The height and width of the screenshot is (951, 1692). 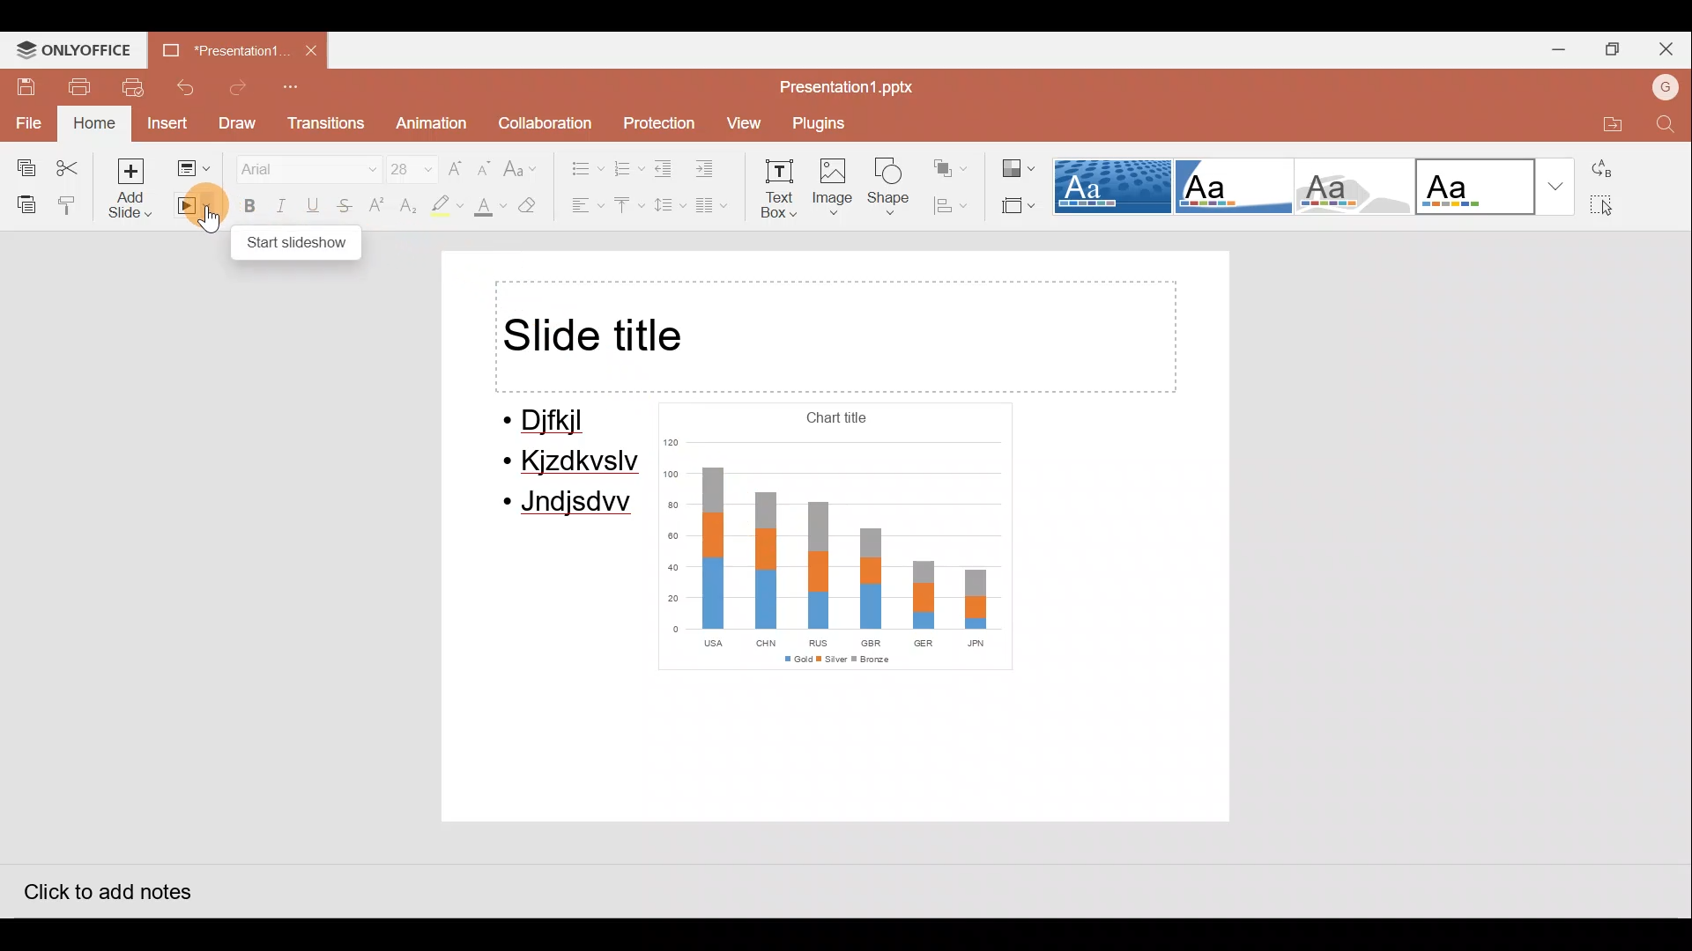 I want to click on Vertical align, so click(x=625, y=207).